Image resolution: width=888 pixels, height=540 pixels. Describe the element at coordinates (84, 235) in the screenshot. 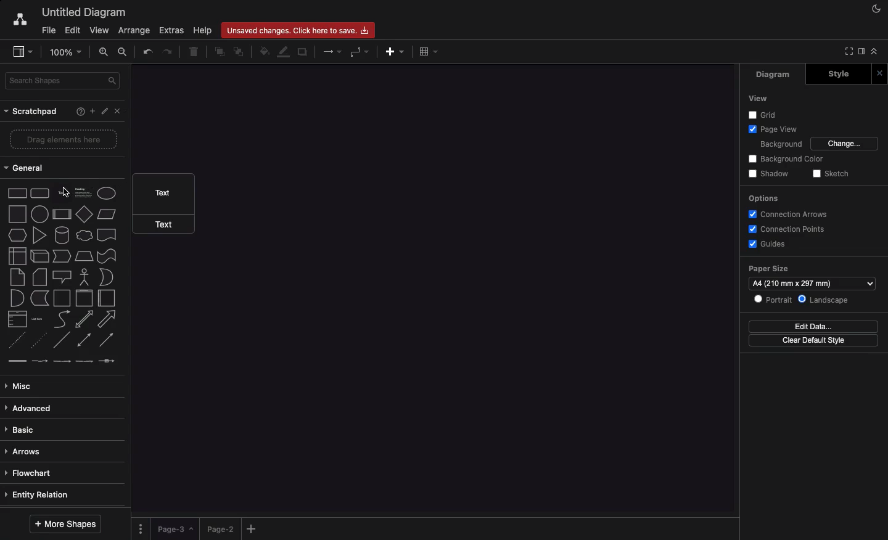

I see `cloud` at that location.